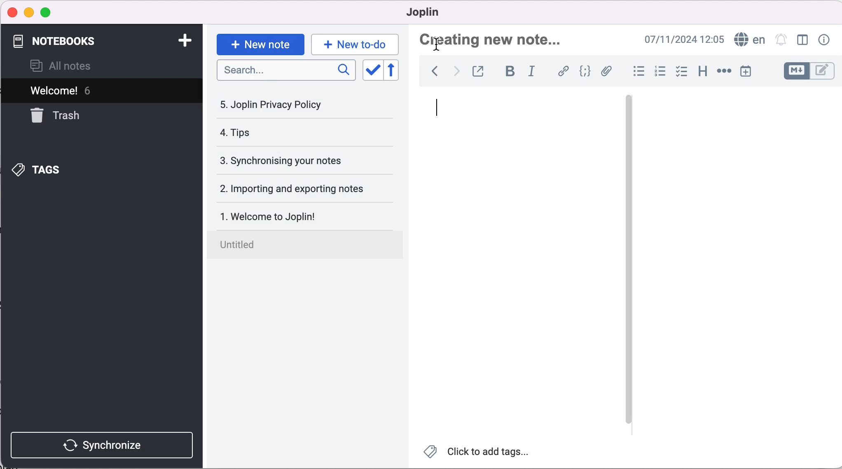  I want to click on toggle editor, so click(810, 70).